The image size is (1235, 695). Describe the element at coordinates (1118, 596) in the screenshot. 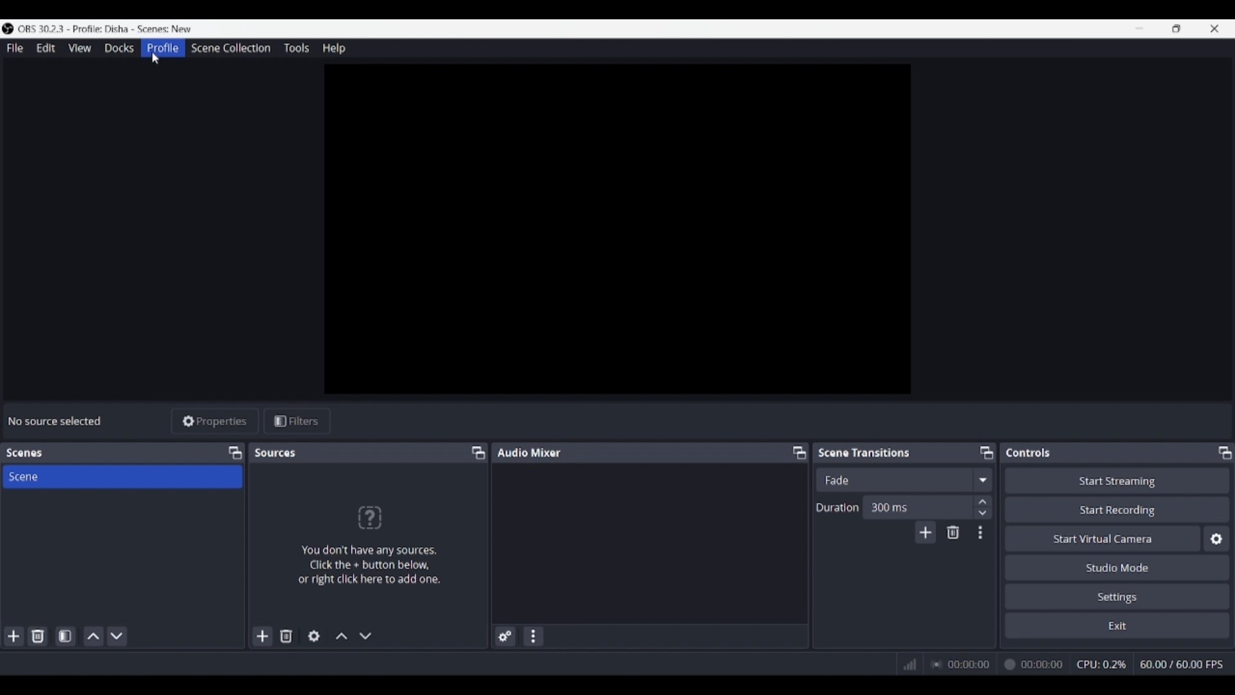

I see `Settings` at that location.